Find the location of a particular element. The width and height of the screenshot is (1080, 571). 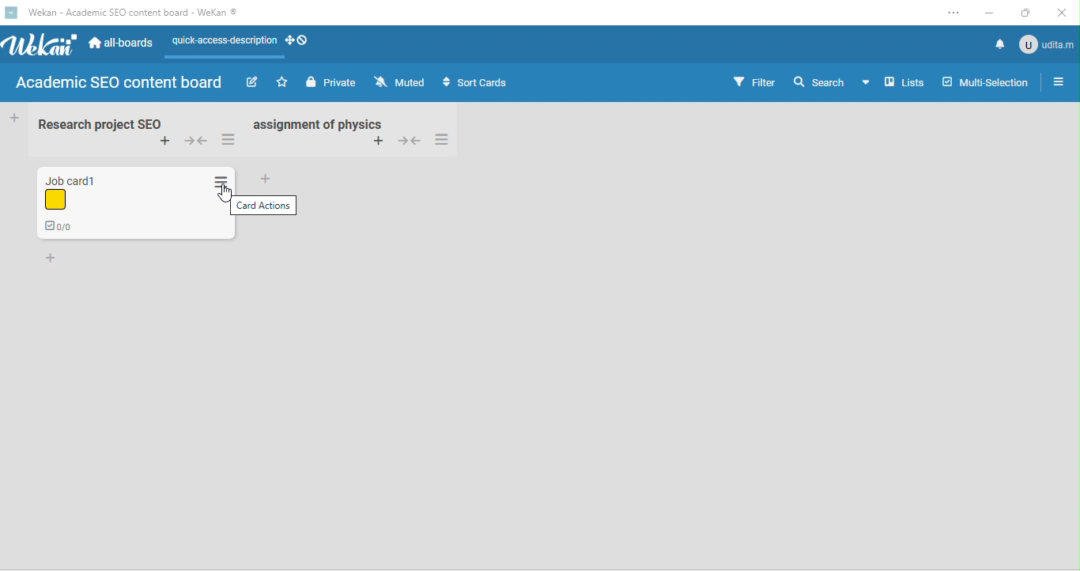

muted is located at coordinates (403, 83).